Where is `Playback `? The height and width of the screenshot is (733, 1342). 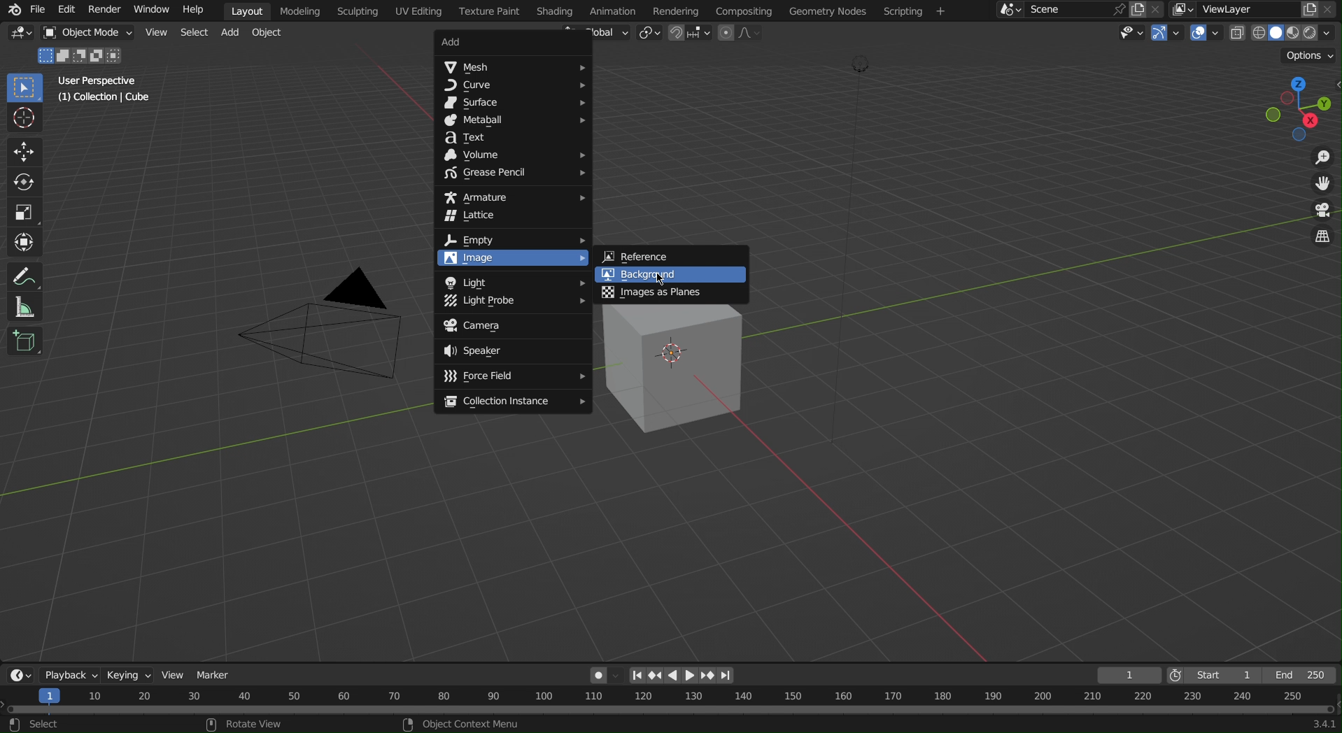 Playback  is located at coordinates (69, 674).